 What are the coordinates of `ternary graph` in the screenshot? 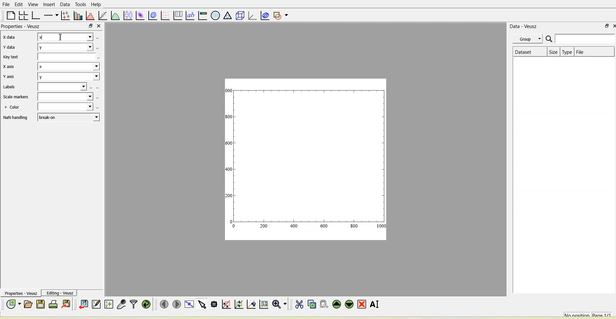 It's located at (228, 15).